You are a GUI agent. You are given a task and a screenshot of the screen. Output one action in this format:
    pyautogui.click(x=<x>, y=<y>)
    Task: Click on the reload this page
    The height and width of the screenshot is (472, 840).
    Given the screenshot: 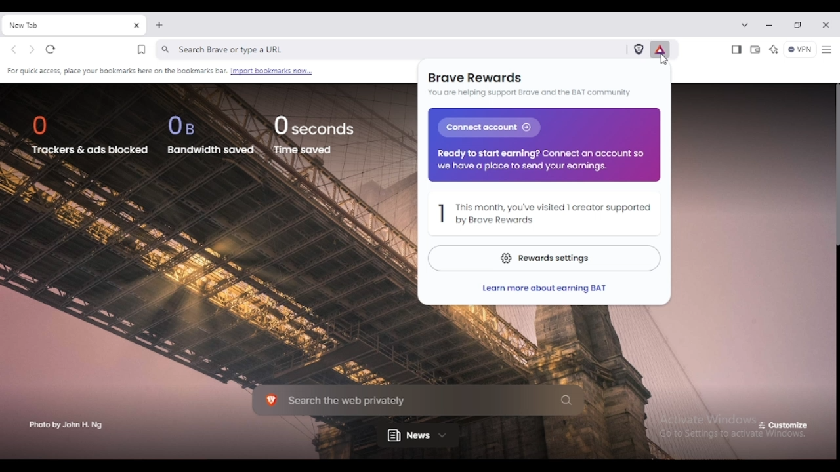 What is the action you would take?
    pyautogui.click(x=51, y=50)
    